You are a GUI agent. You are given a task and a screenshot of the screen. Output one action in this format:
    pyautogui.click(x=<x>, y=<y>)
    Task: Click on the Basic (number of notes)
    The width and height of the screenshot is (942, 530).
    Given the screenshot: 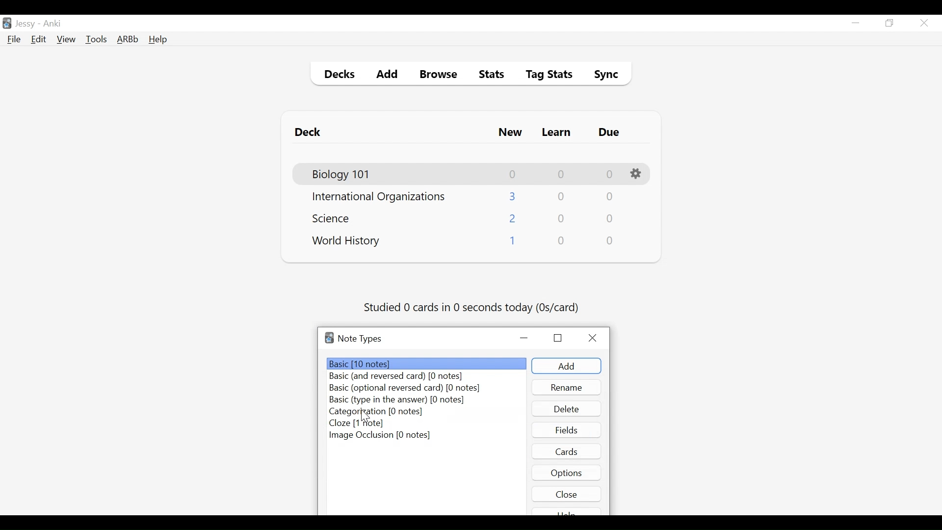 What is the action you would take?
    pyautogui.click(x=427, y=364)
    